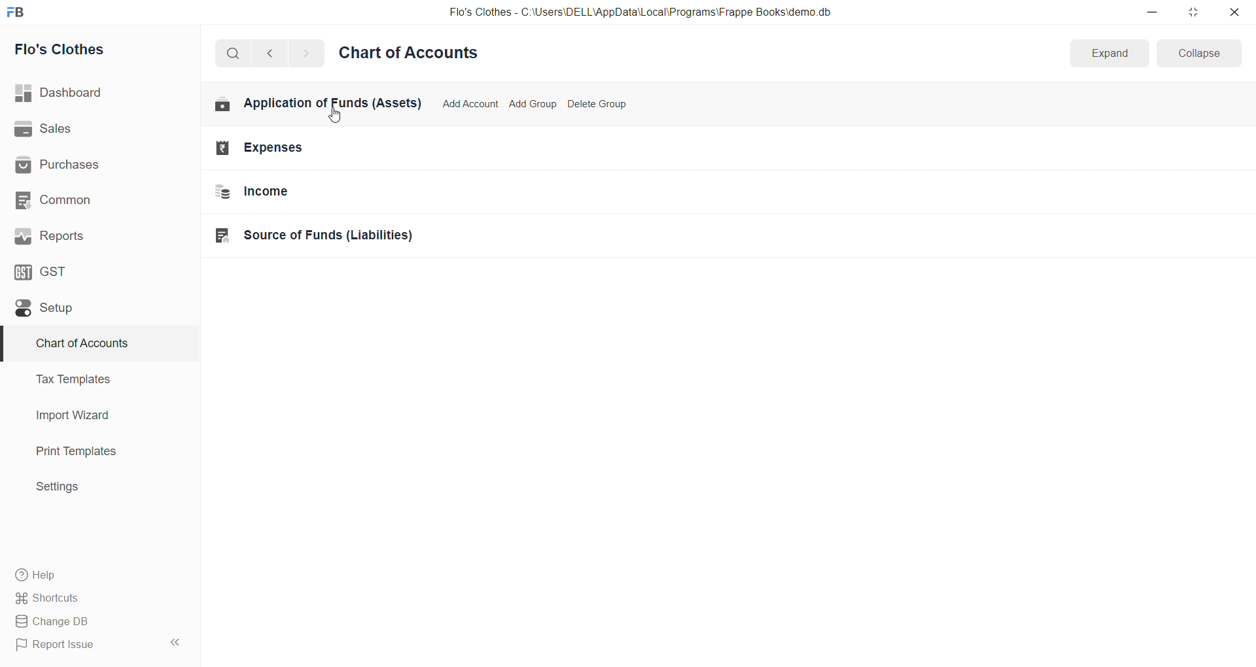 The width and height of the screenshot is (1256, 667). Describe the element at coordinates (315, 146) in the screenshot. I see `Expenses` at that location.